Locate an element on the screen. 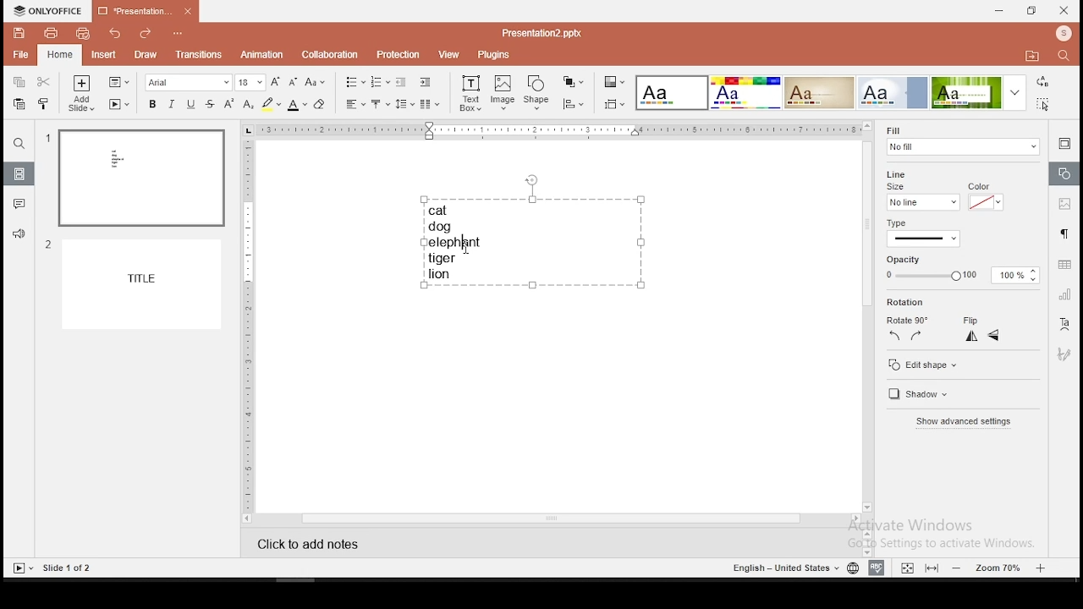 Image resolution: width=1083 pixels, height=609 pixels. slide 2 is located at coordinates (133, 283).